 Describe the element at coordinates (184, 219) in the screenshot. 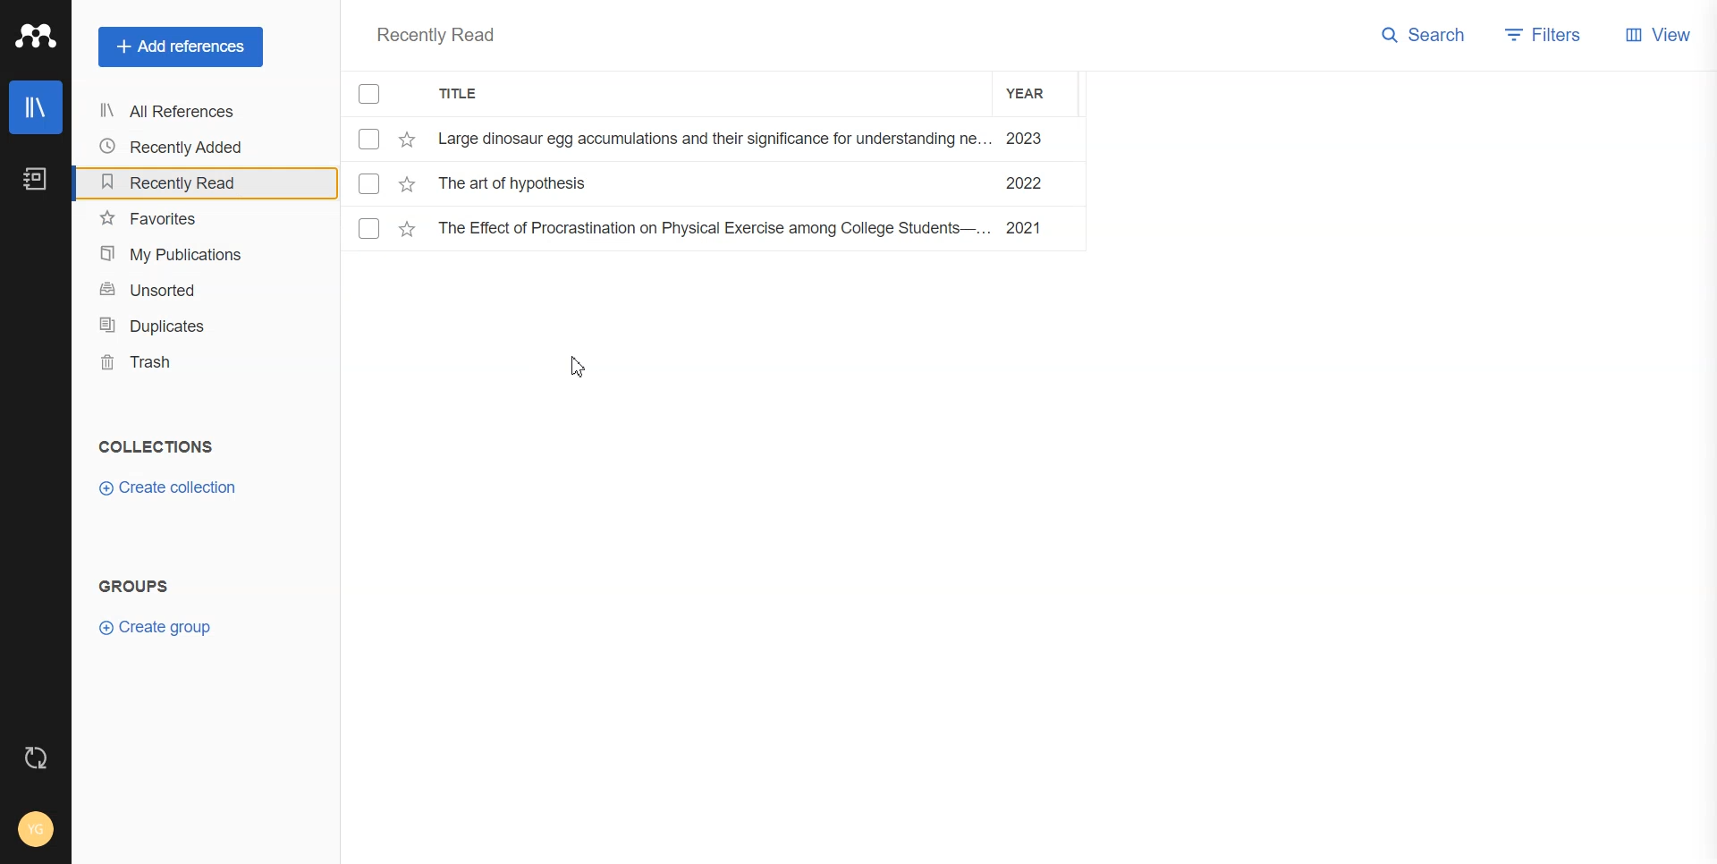

I see `Favorites` at that location.